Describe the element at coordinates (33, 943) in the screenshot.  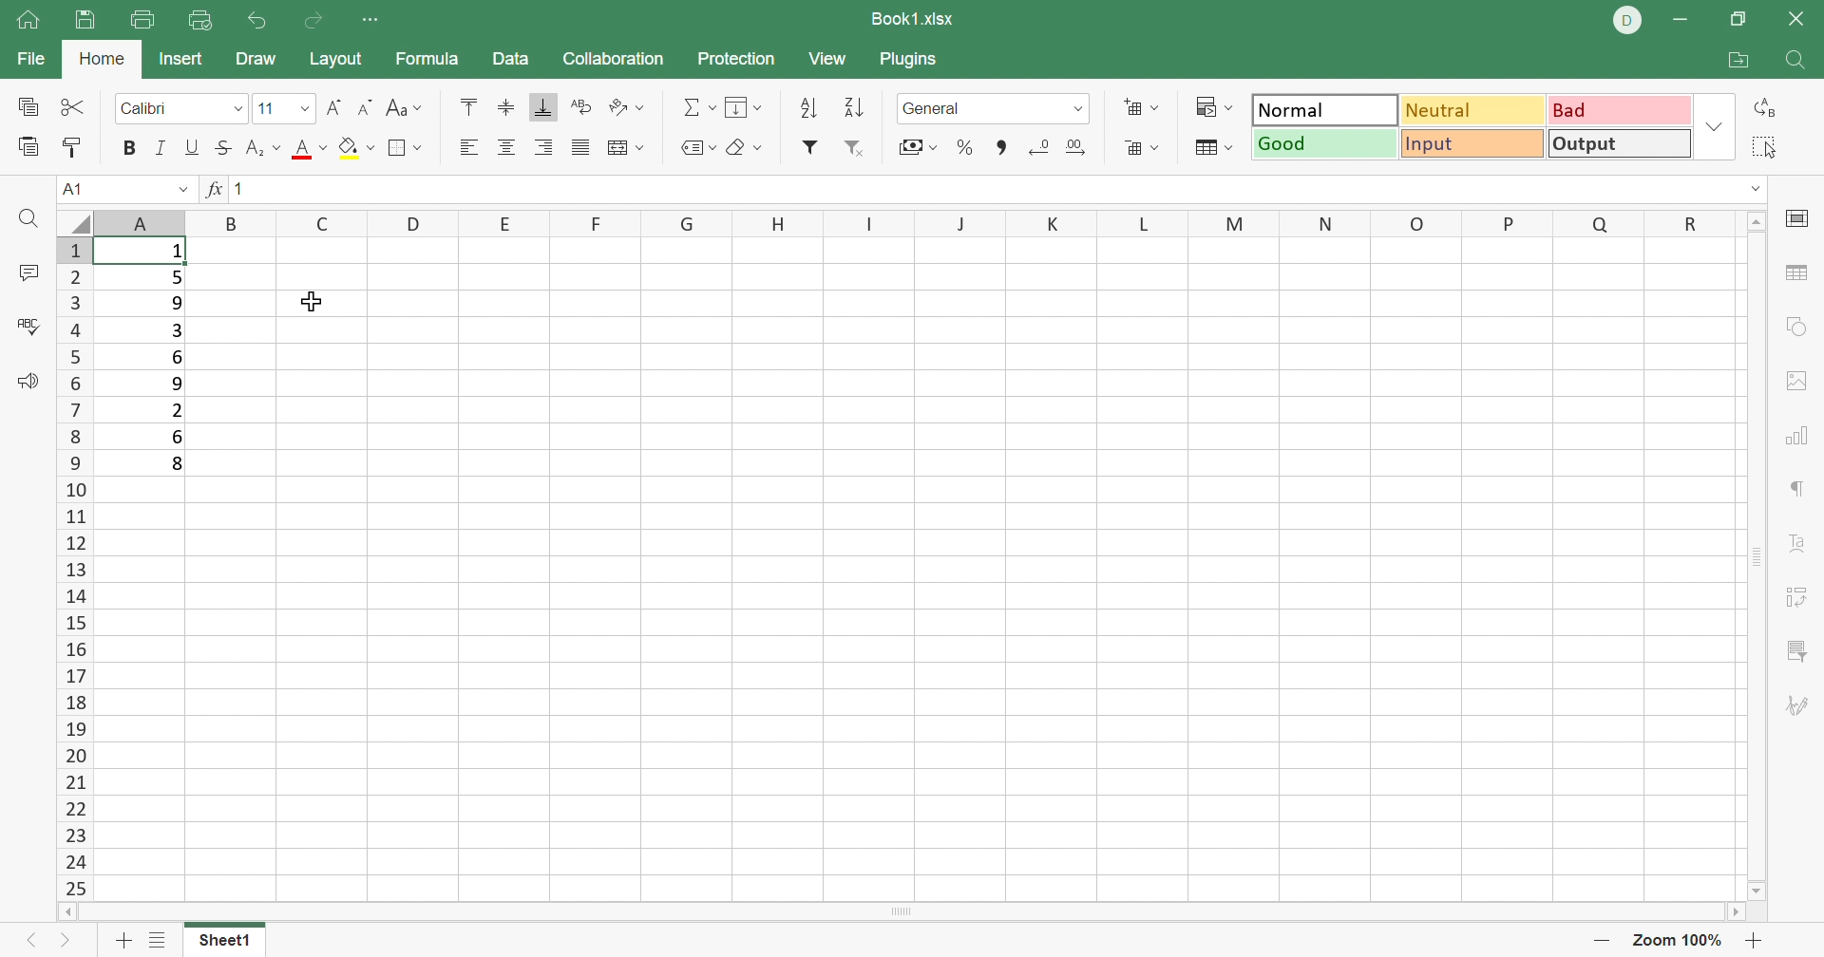
I see `Previous` at that location.